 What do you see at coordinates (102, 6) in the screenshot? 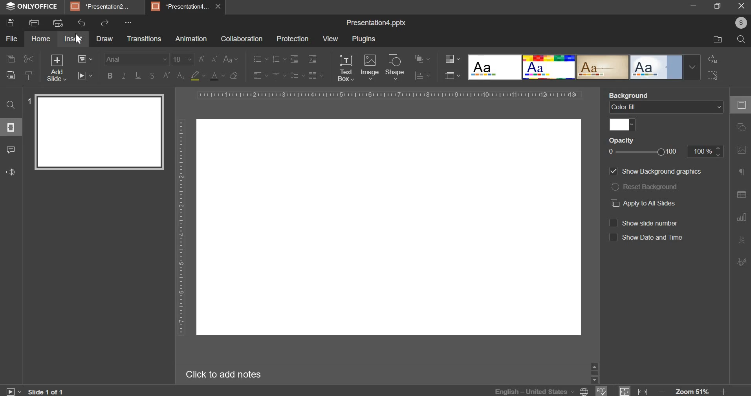
I see `Presentation2` at bounding box center [102, 6].